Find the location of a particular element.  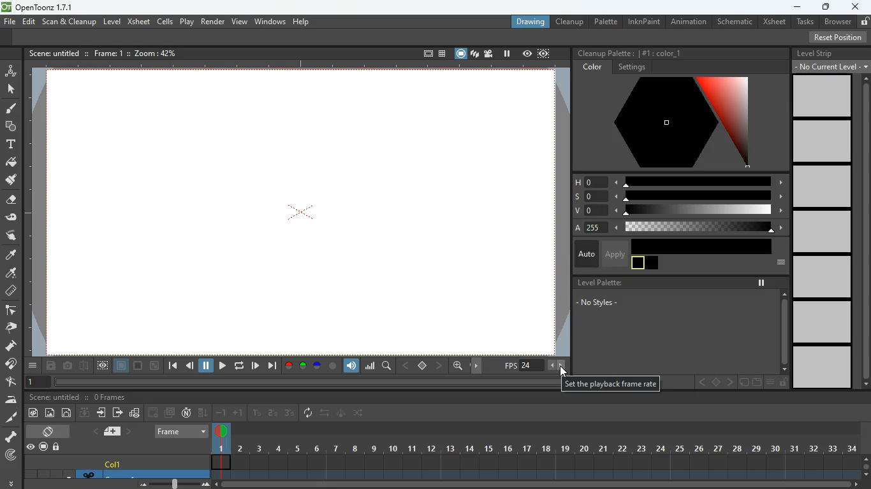

level is located at coordinates (823, 186).